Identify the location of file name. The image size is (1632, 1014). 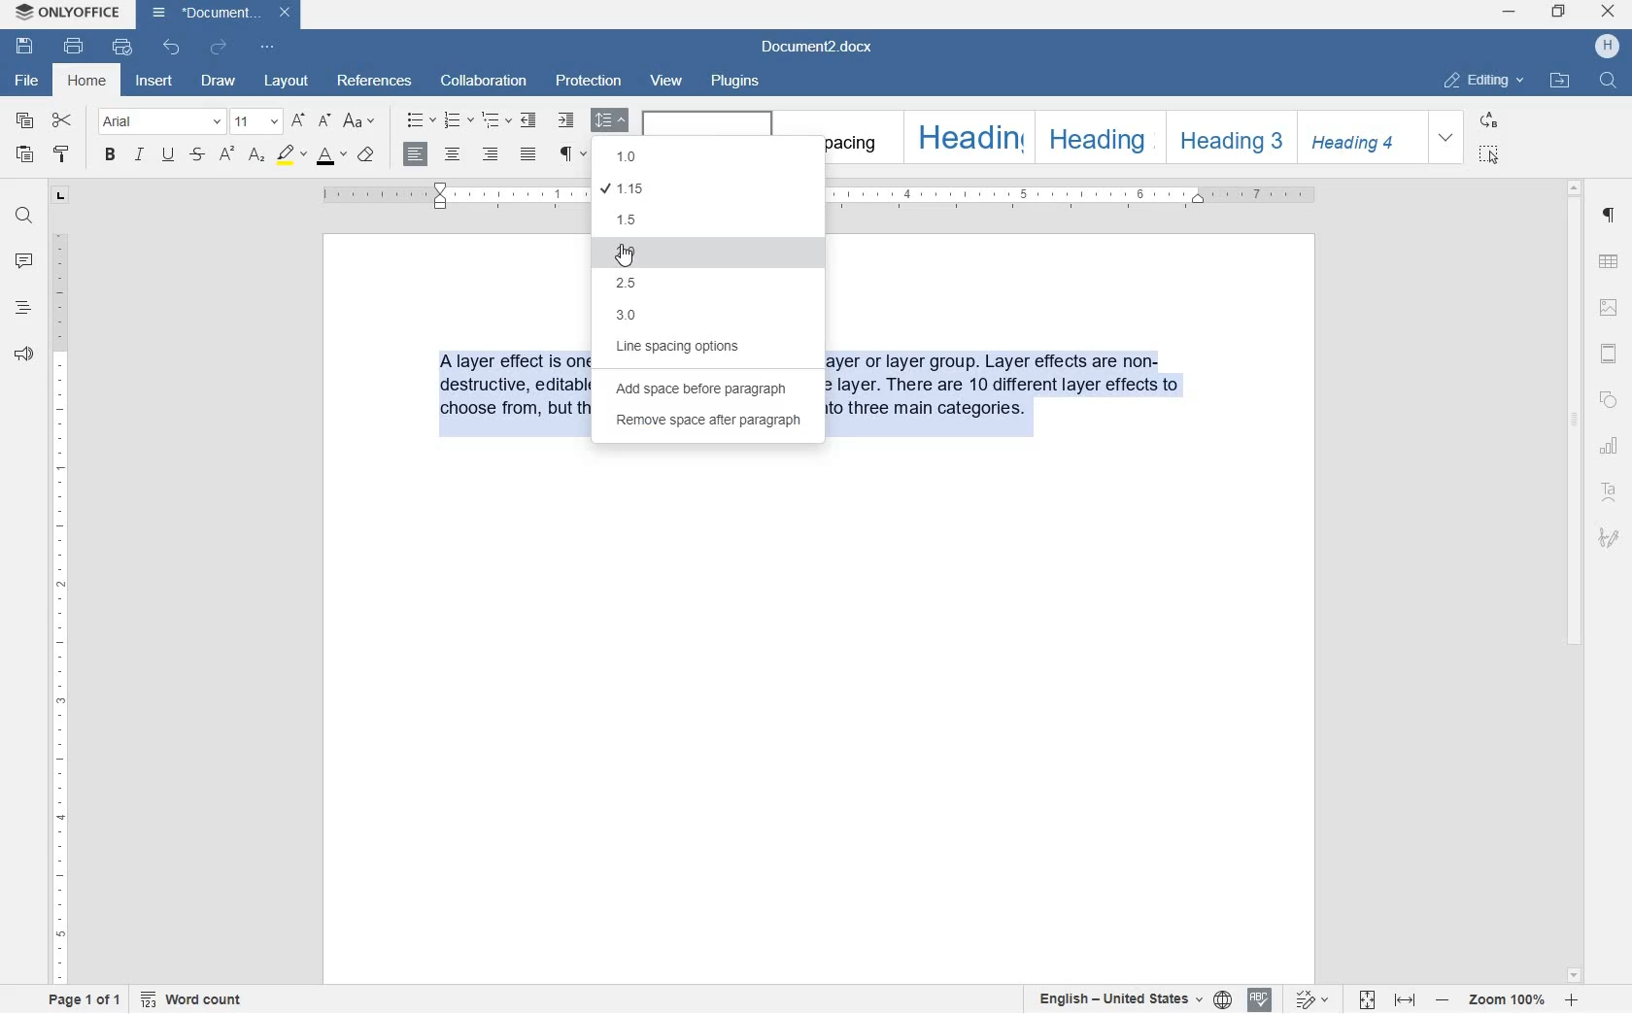
(823, 50).